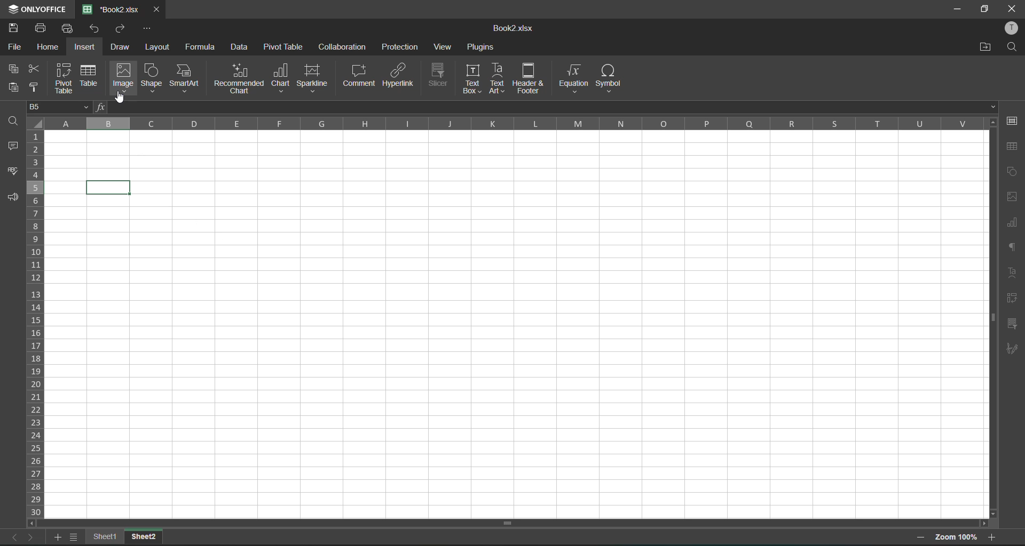 This screenshot has height=546, width=1025. What do you see at coordinates (1013, 146) in the screenshot?
I see `table` at bounding box center [1013, 146].